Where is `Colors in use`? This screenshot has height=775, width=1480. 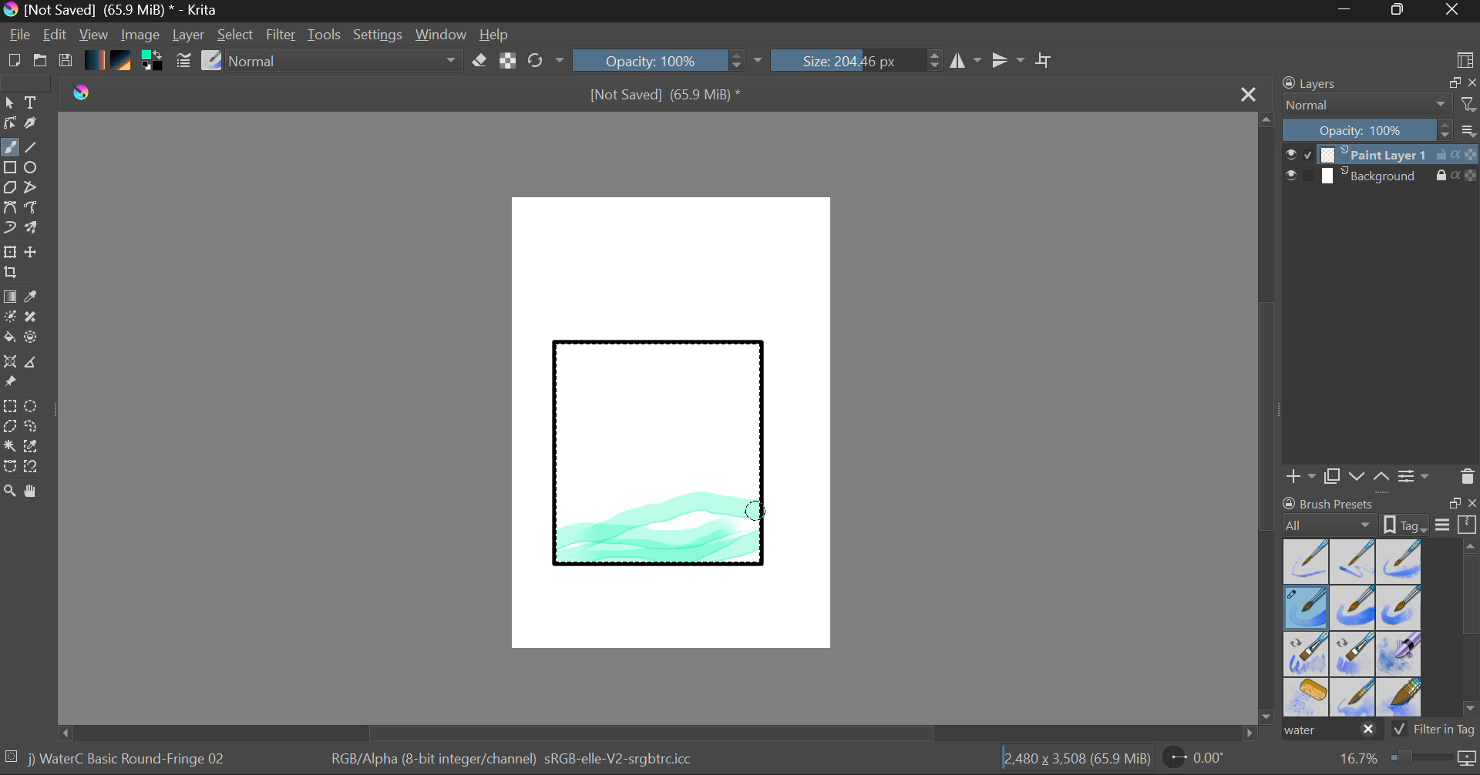 Colors in use is located at coordinates (153, 62).